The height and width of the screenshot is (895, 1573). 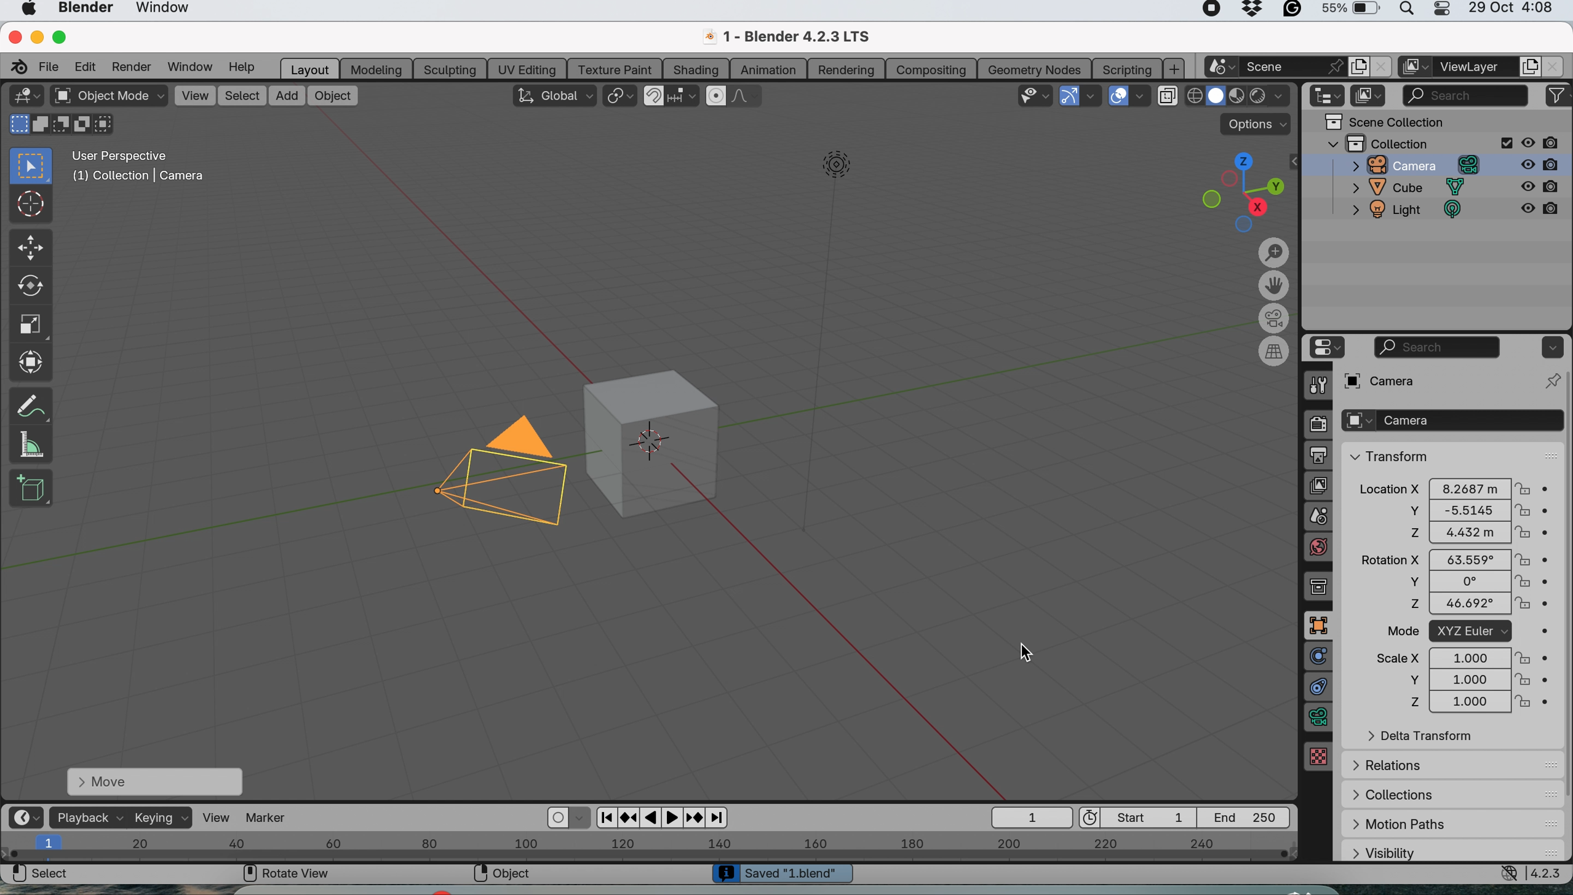 I want to click on shading, so click(x=696, y=69).